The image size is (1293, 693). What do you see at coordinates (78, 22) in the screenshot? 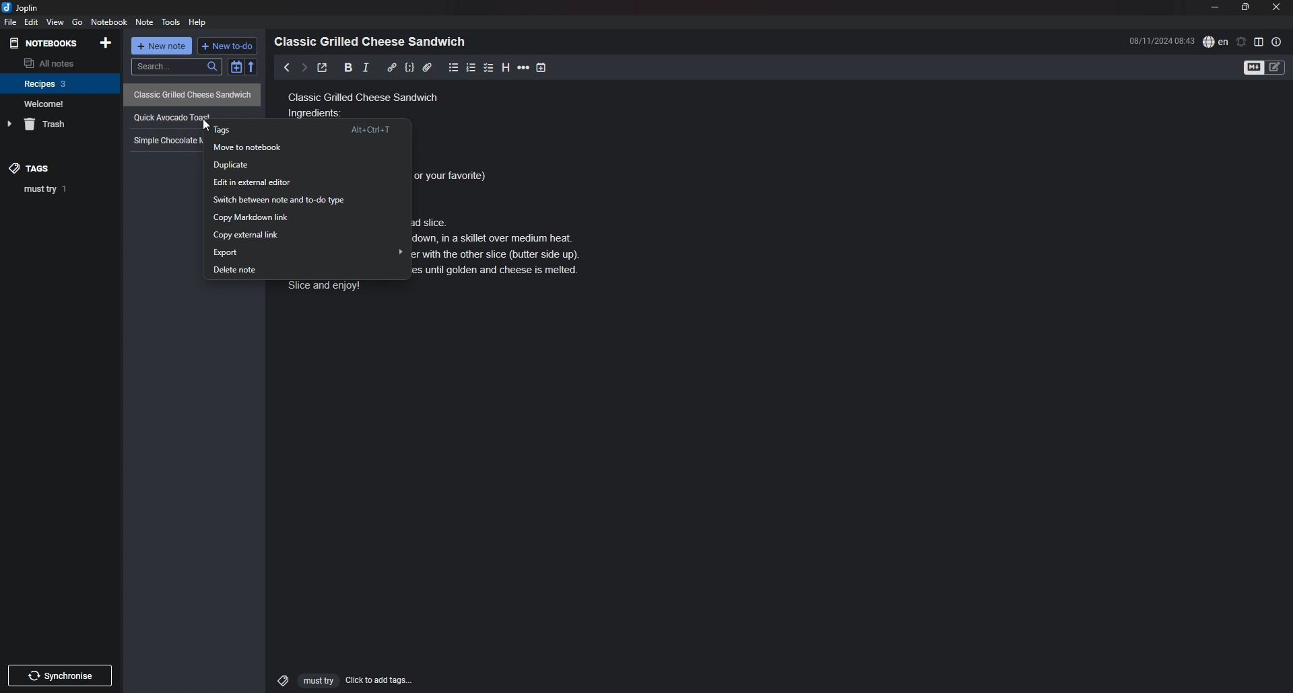
I see `go` at bounding box center [78, 22].